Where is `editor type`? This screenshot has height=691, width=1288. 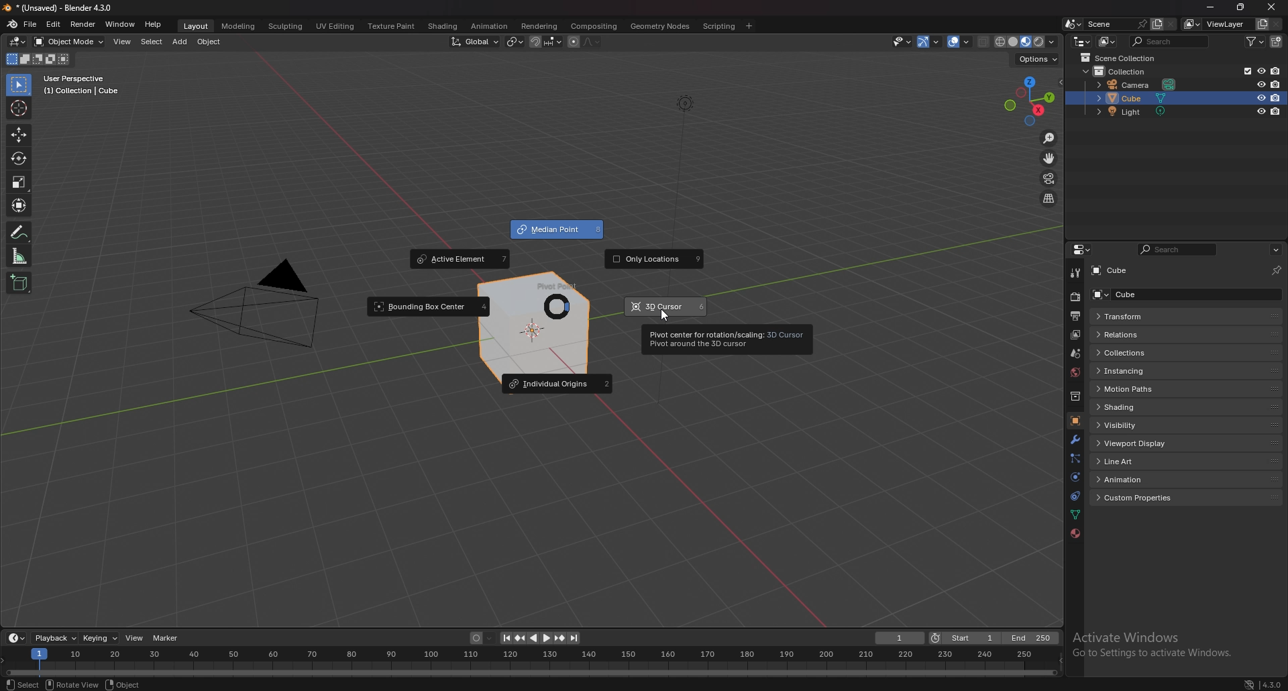 editor type is located at coordinates (17, 639).